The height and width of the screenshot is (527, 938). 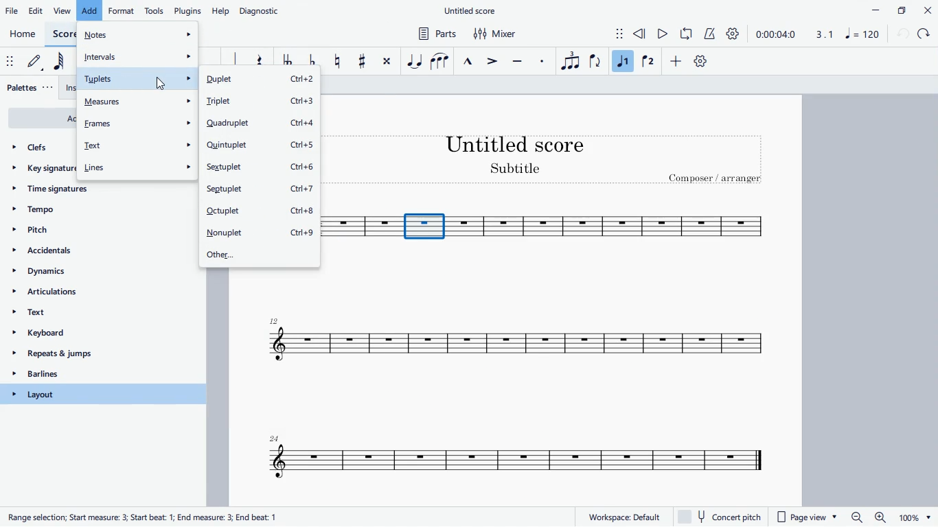 I want to click on staccato, so click(x=543, y=61).